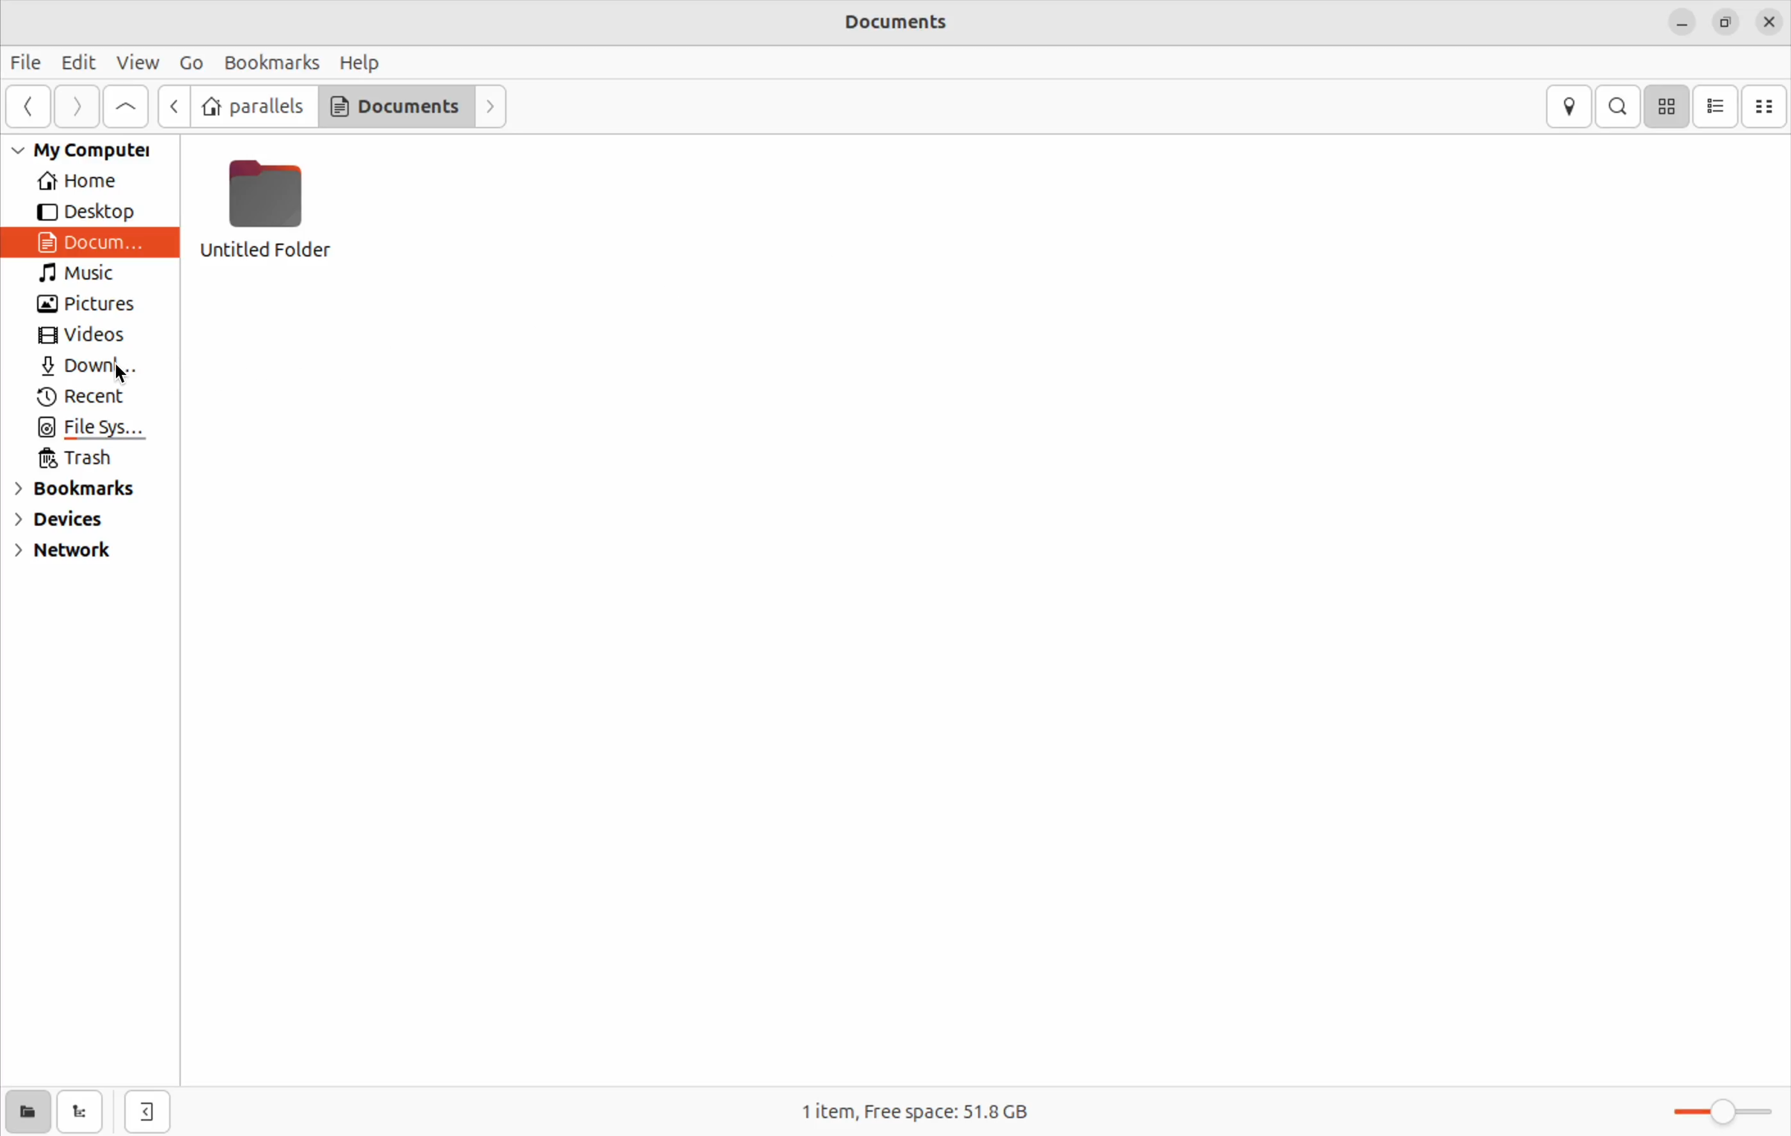  I want to click on view, so click(136, 62).